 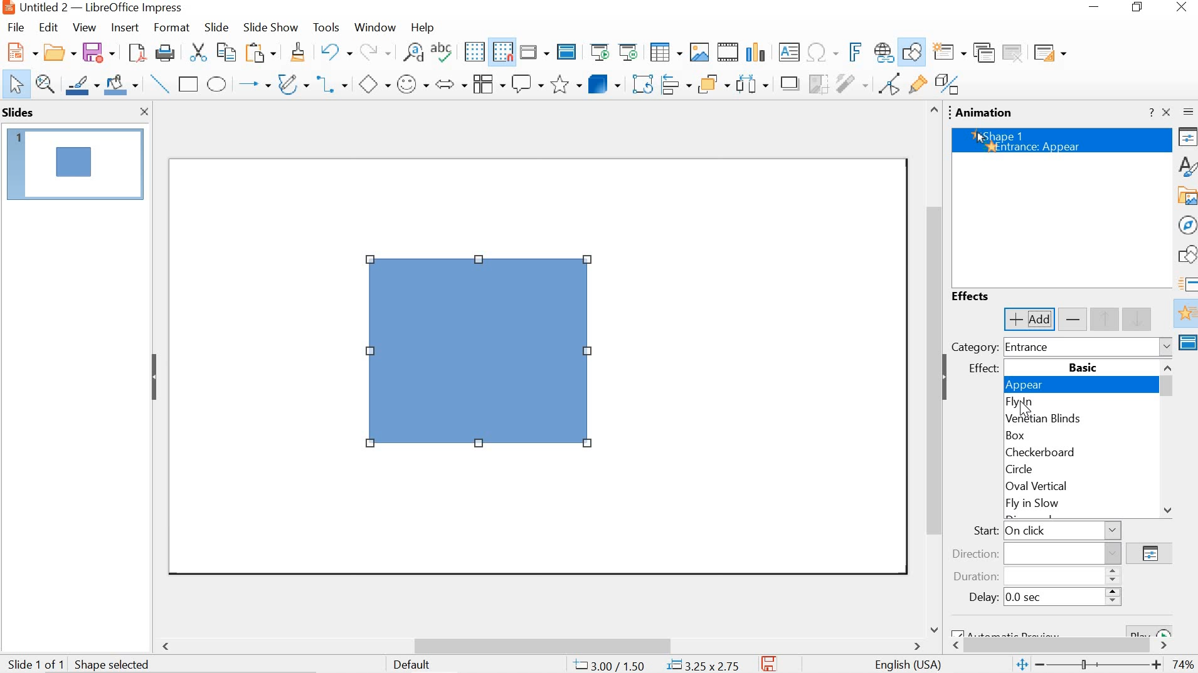 I want to click on hide, so click(x=950, y=379).